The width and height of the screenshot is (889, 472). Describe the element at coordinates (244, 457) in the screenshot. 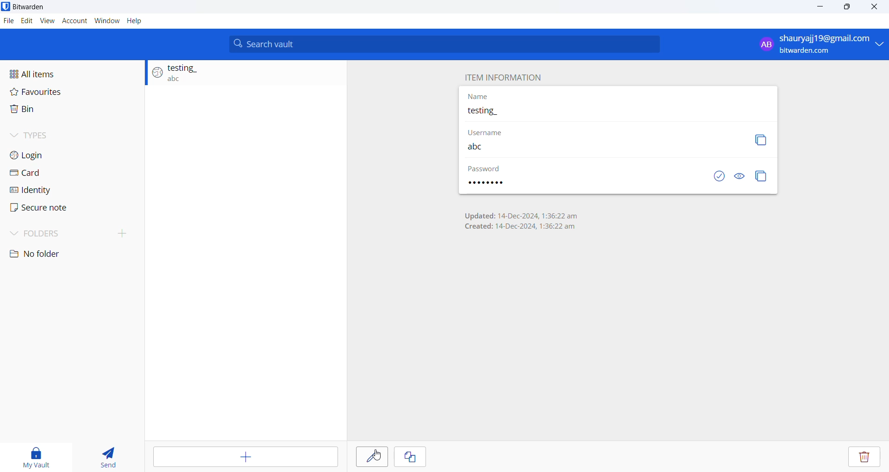

I see `Add item` at that location.